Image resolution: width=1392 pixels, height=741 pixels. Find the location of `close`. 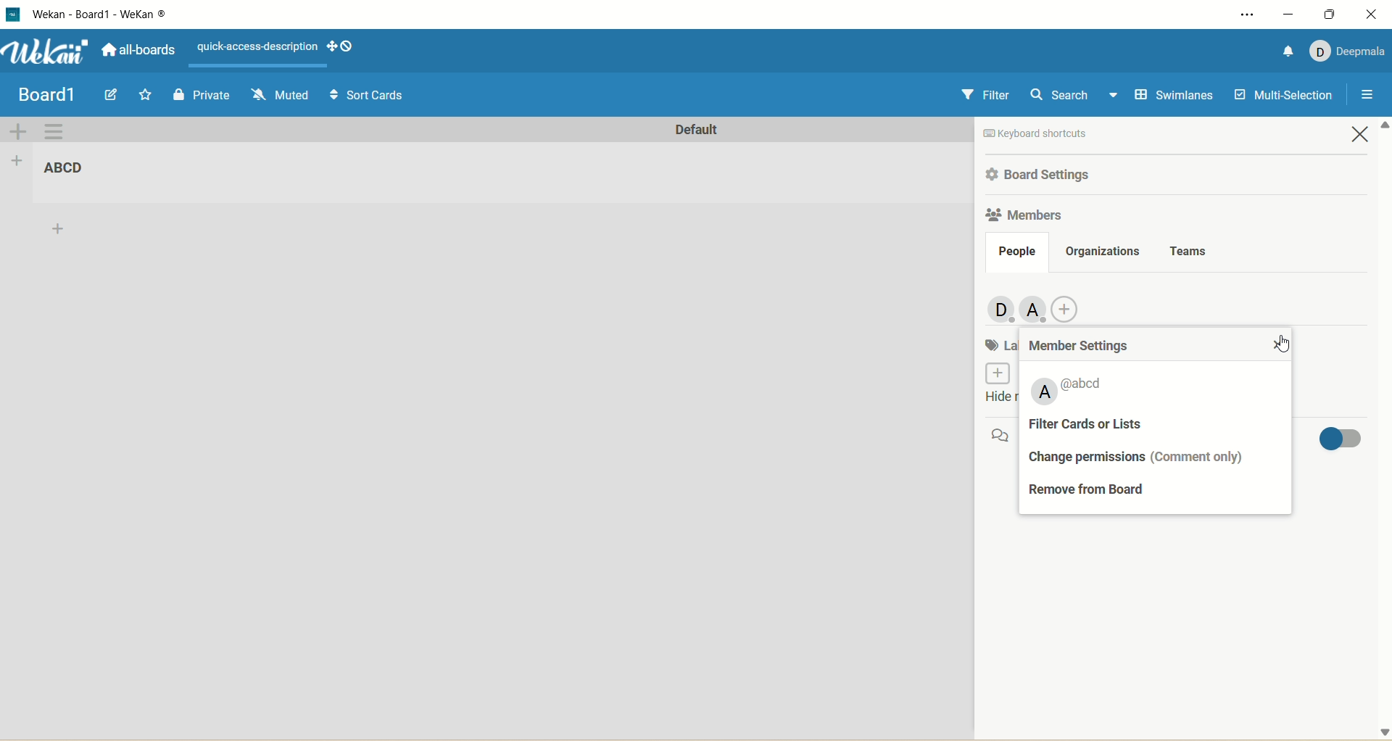

close is located at coordinates (1363, 136).